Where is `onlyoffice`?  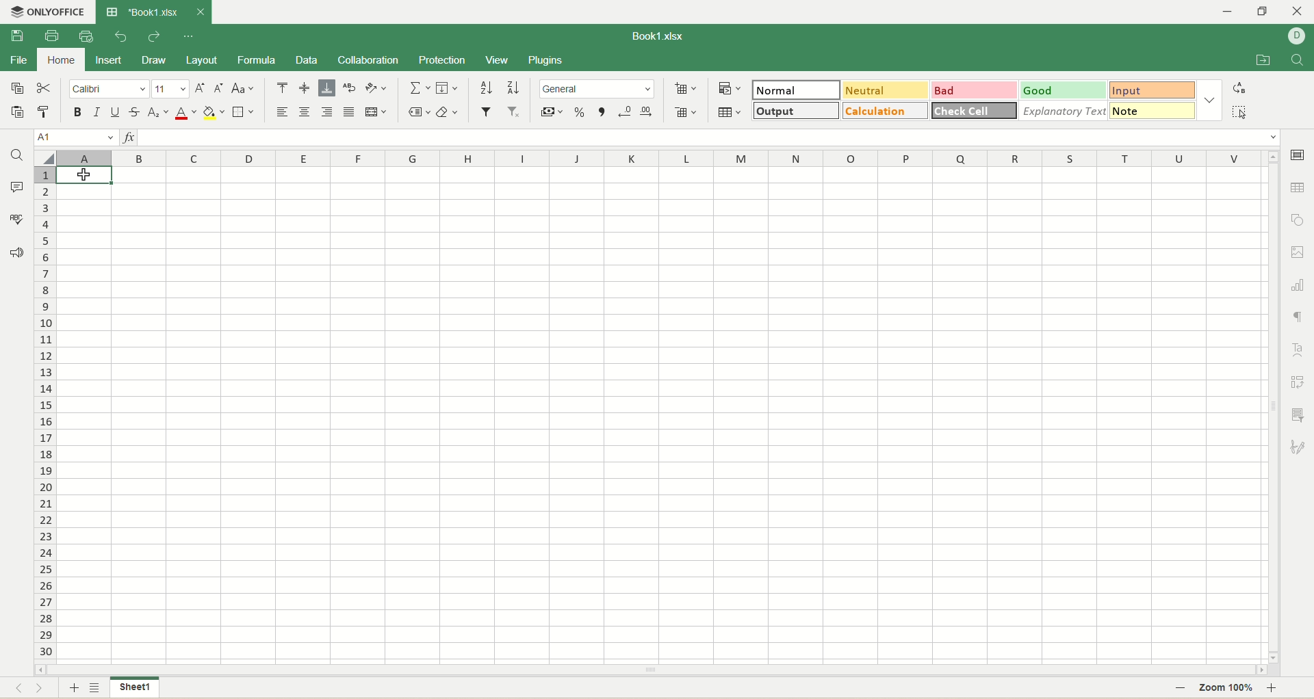 onlyoffice is located at coordinates (48, 12).